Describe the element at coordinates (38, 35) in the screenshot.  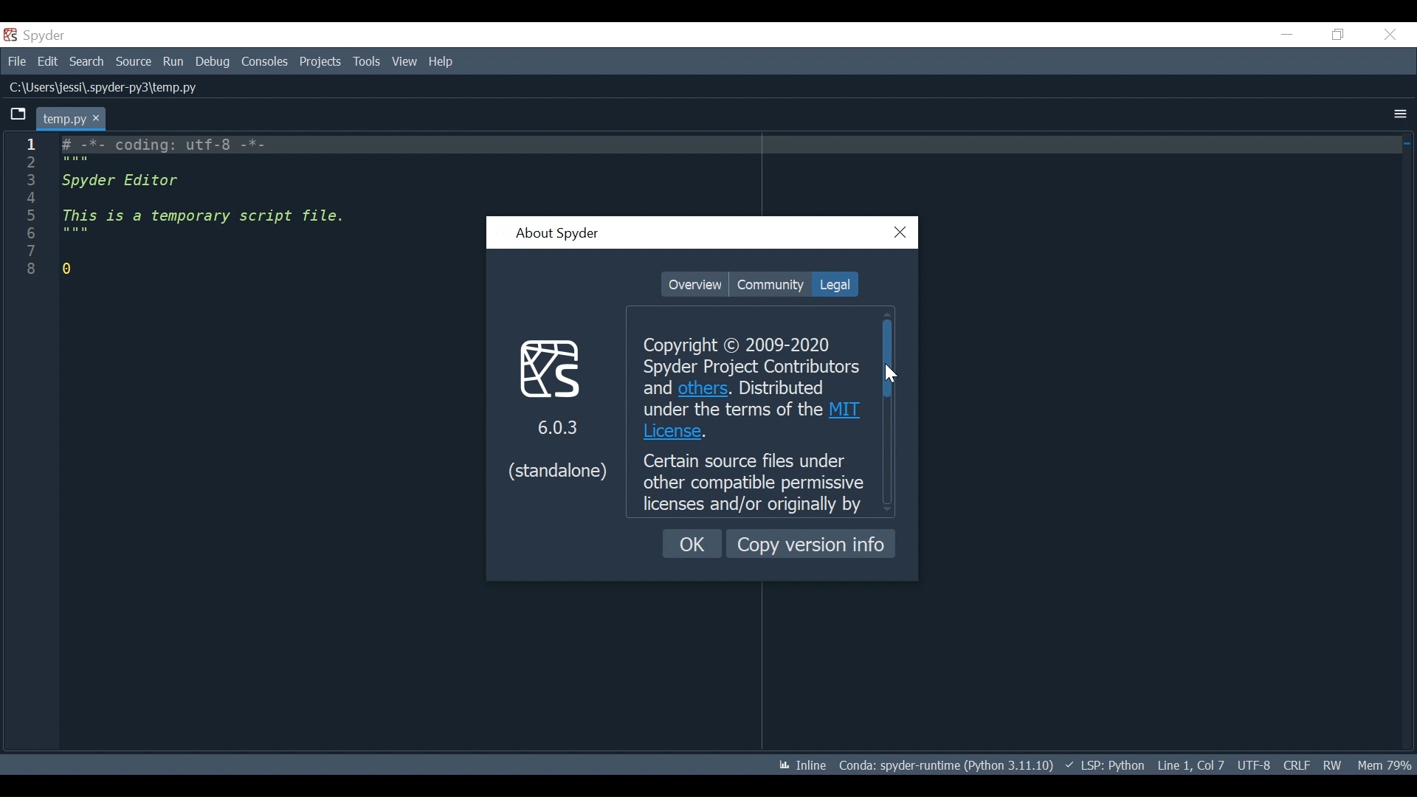
I see `Spyder Desktop Icon` at that location.